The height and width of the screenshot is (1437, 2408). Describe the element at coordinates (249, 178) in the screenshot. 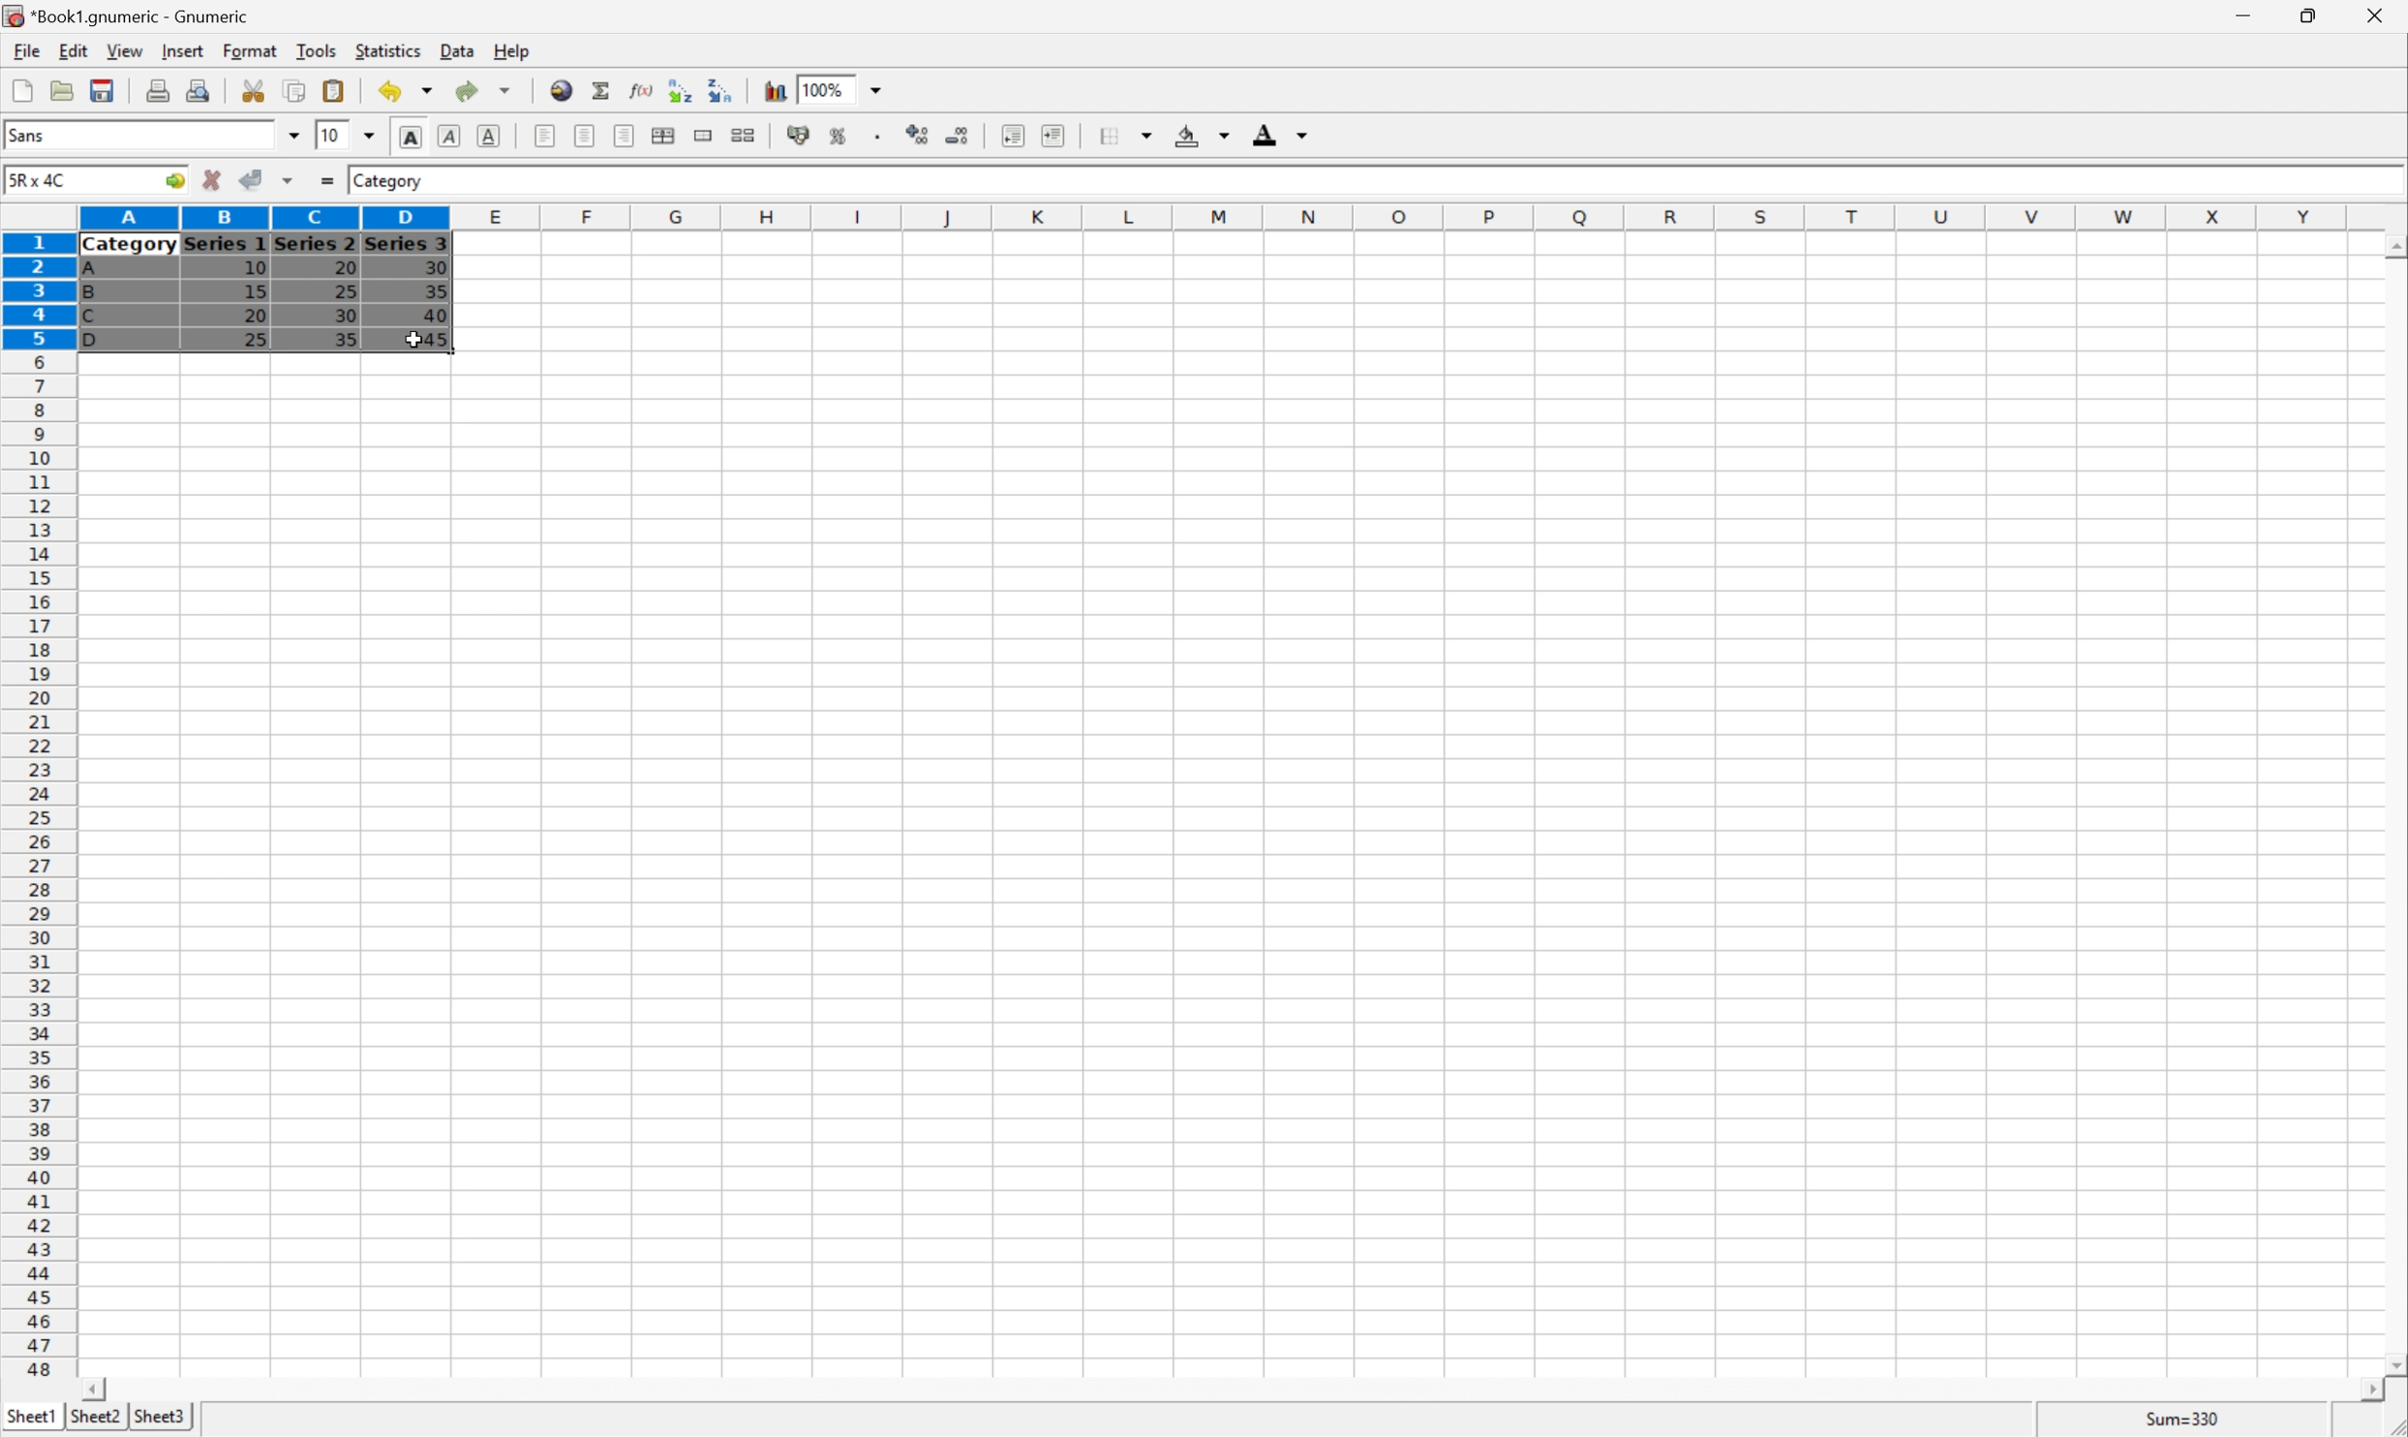

I see `Accept changes` at that location.